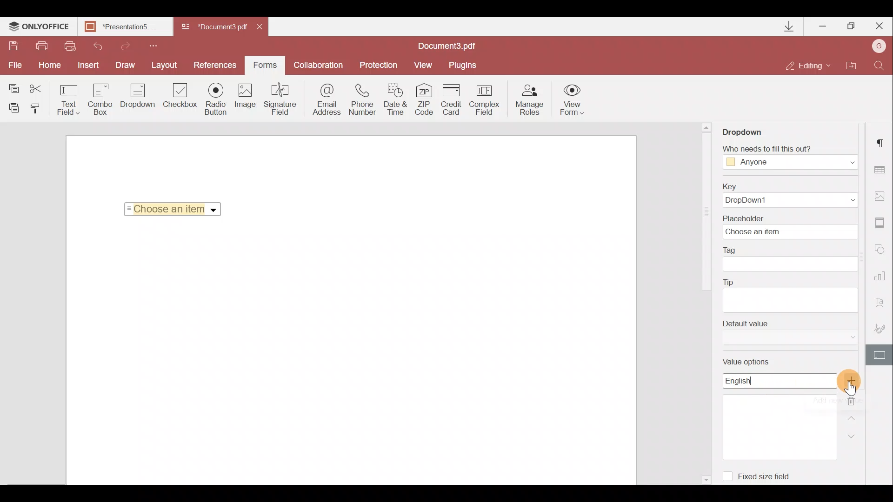 Image resolution: width=893 pixels, height=502 pixels. I want to click on Placeholder, so click(793, 226).